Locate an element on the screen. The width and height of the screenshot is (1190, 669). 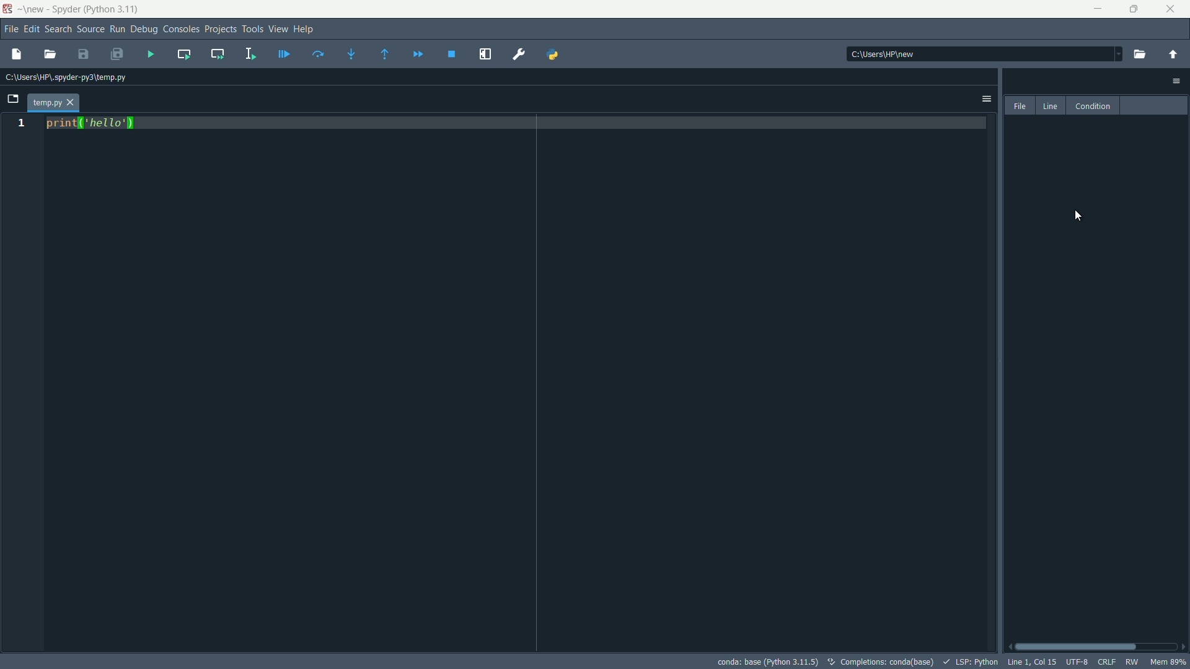
file menu is located at coordinates (9, 29).